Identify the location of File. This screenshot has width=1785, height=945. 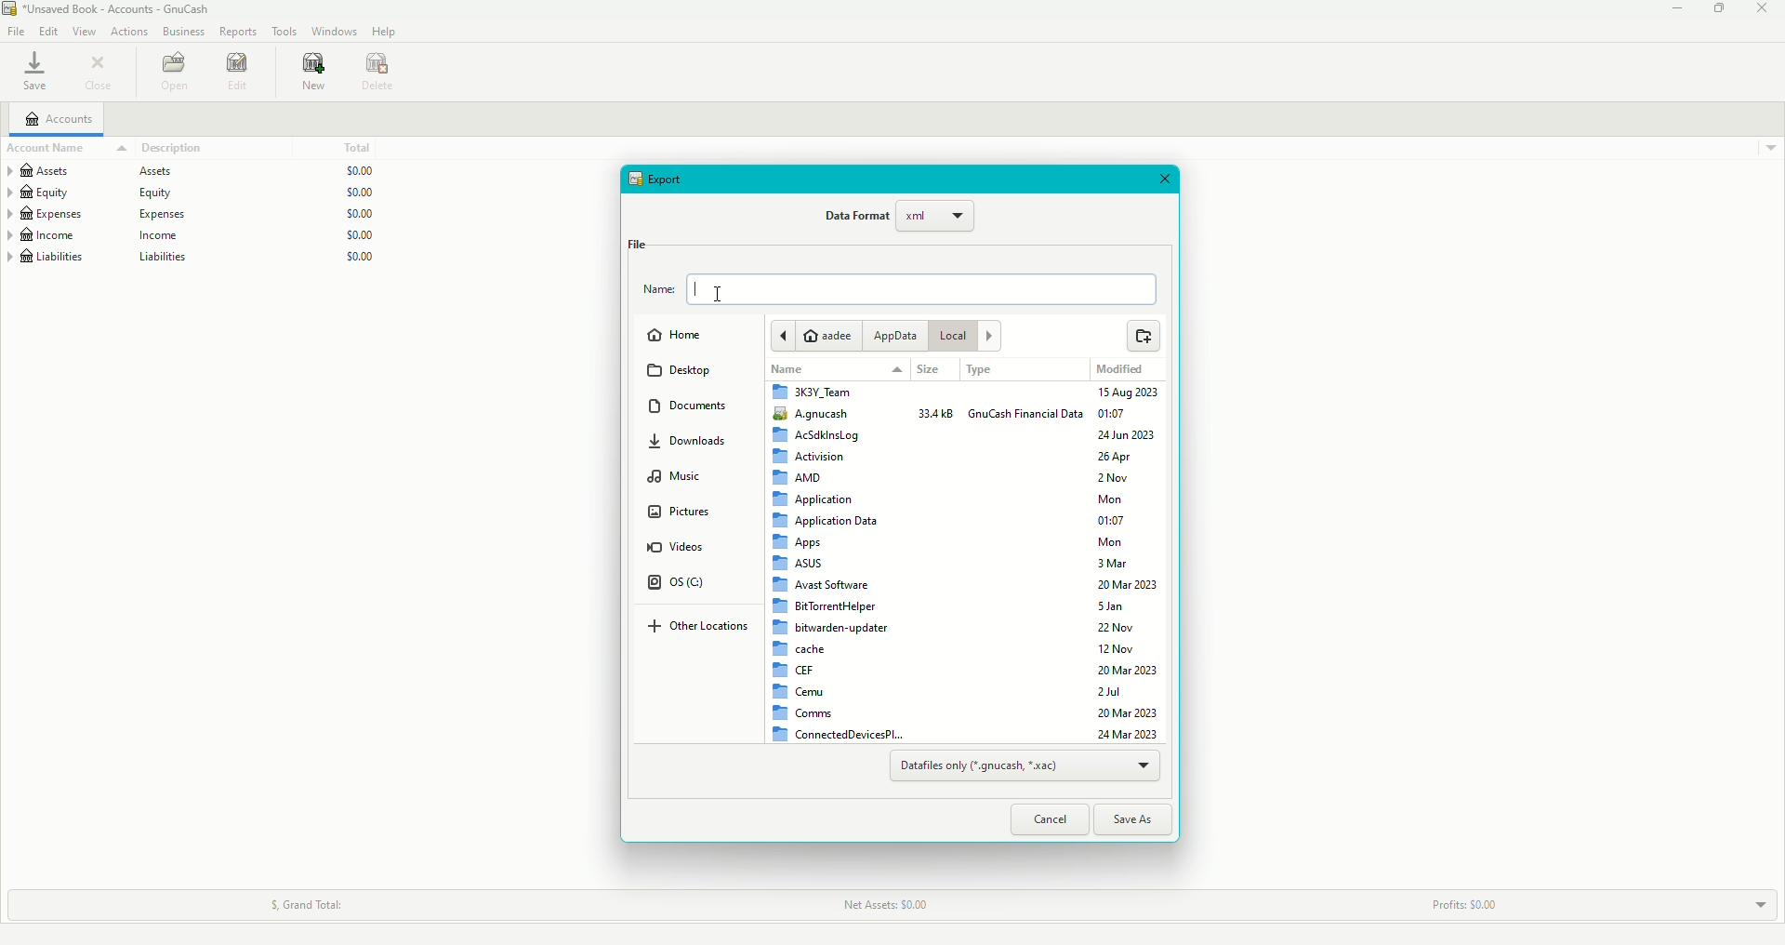
(636, 243).